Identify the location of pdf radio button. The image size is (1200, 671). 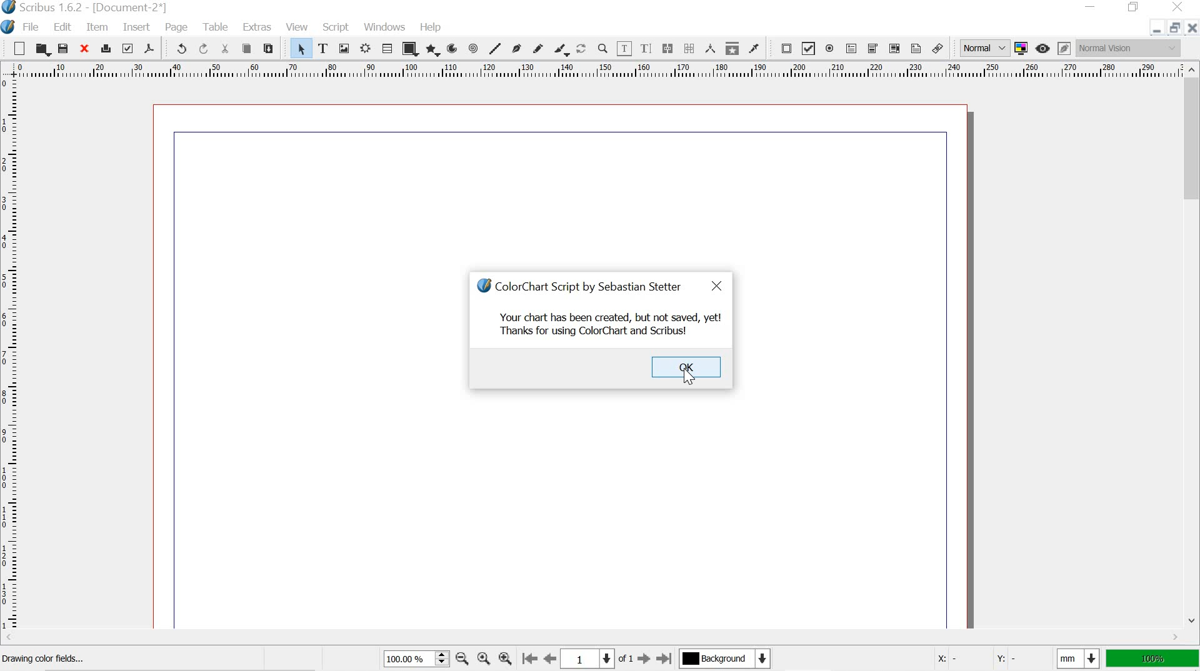
(831, 50).